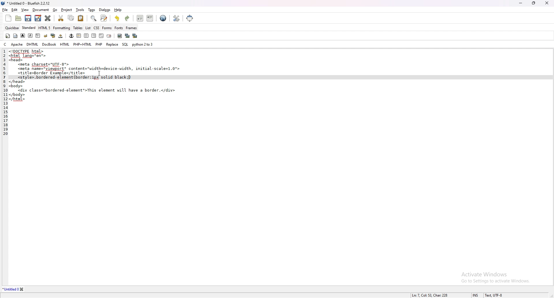 The width and height of the screenshot is (554, 298). What do you see at coordinates (104, 18) in the screenshot?
I see `advanced find and replace` at bounding box center [104, 18].